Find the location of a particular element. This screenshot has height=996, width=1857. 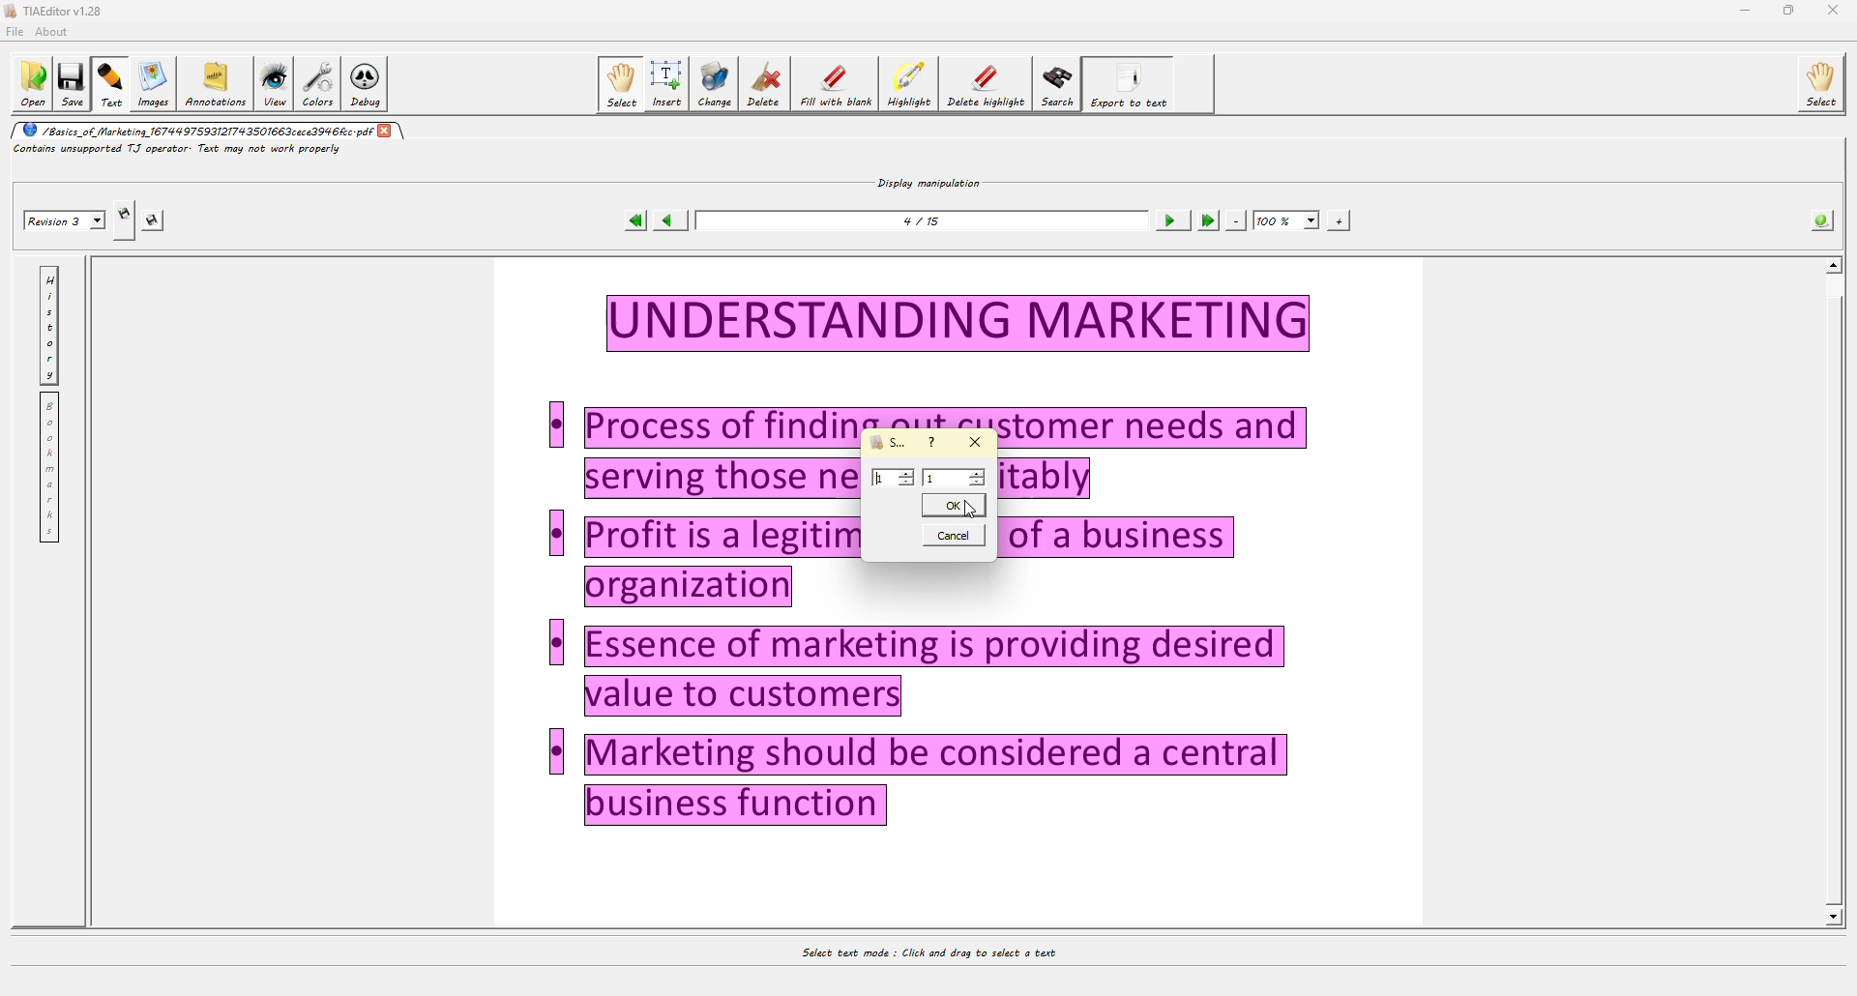

select is located at coordinates (1818, 82).